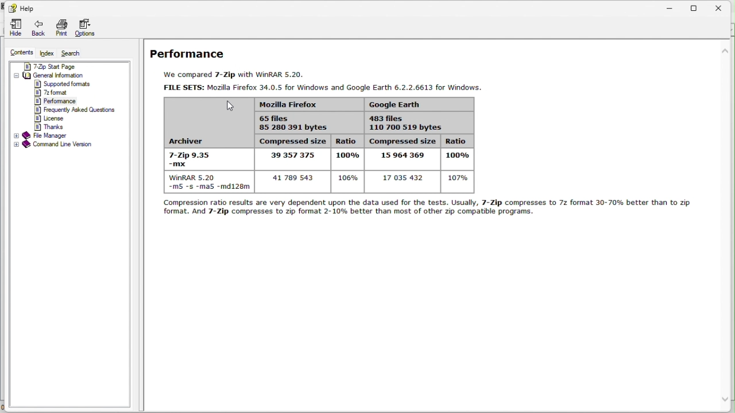 The height and width of the screenshot is (413, 735). I want to click on File manager, so click(43, 135).